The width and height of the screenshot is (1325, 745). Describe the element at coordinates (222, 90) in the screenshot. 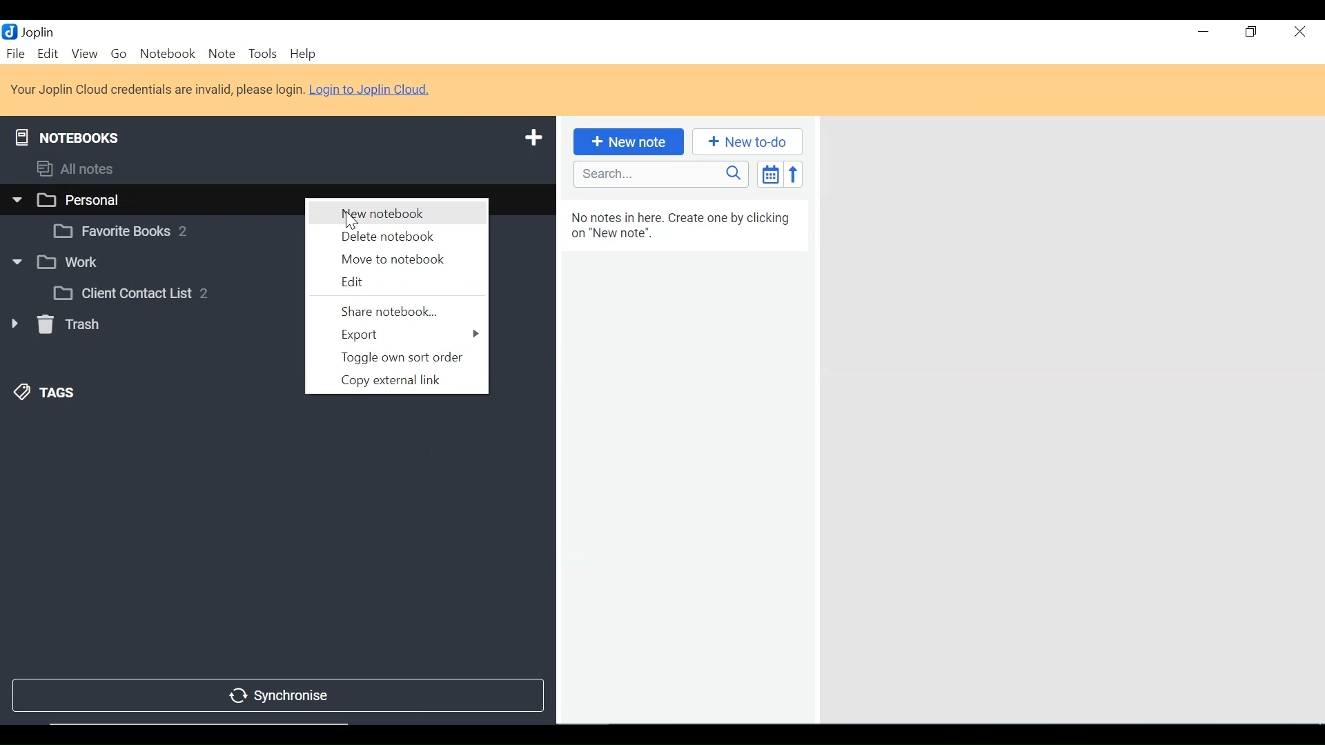

I see `Login to Joplin Cloud` at that location.